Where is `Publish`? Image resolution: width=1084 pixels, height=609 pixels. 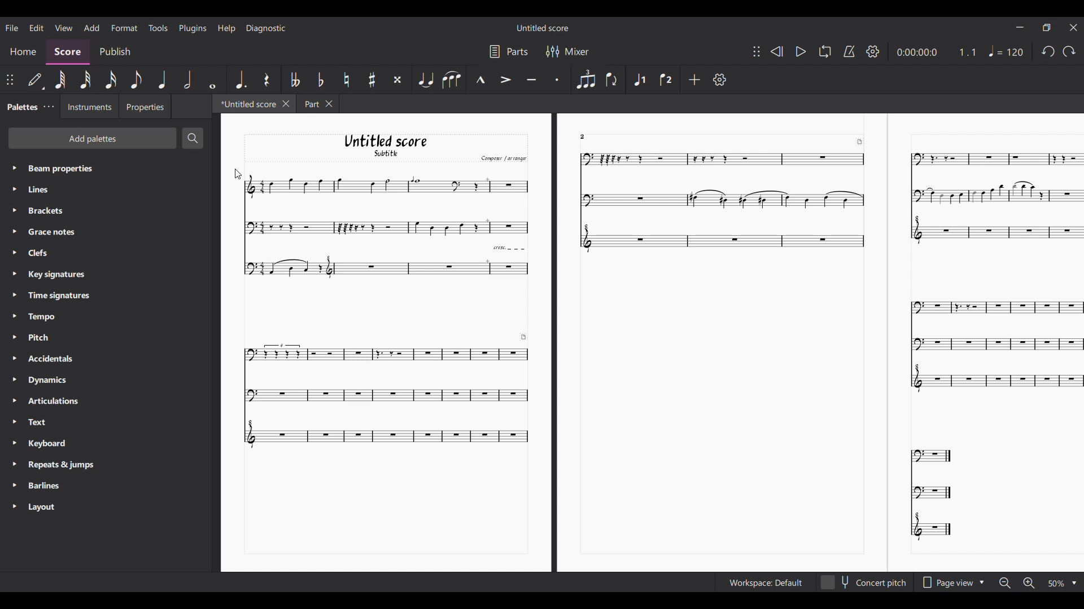
Publish is located at coordinates (114, 51).